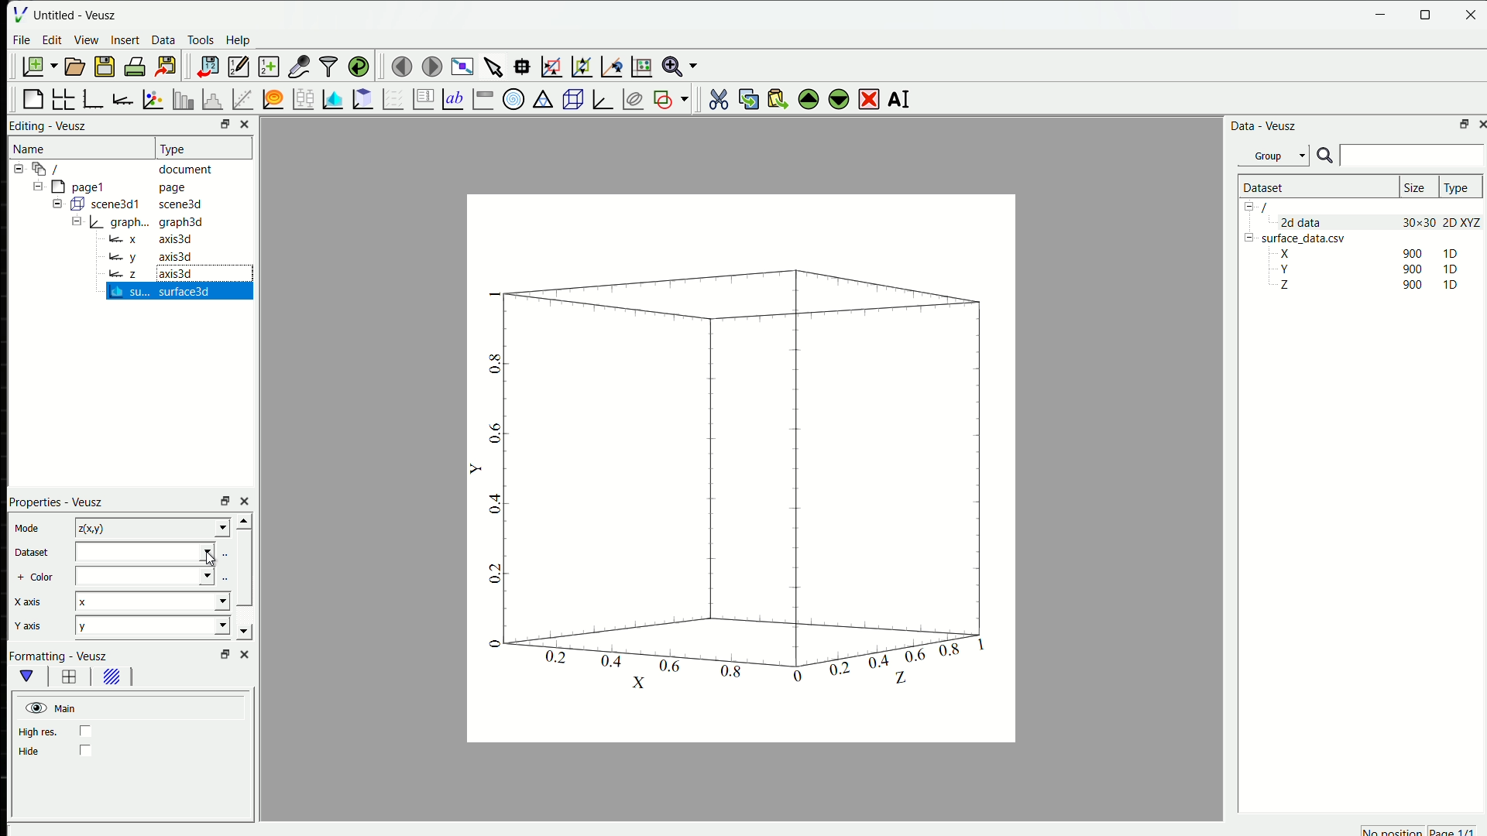 Image resolution: width=1487 pixels, height=836 pixels. I want to click on view plot full screen, so click(462, 67).